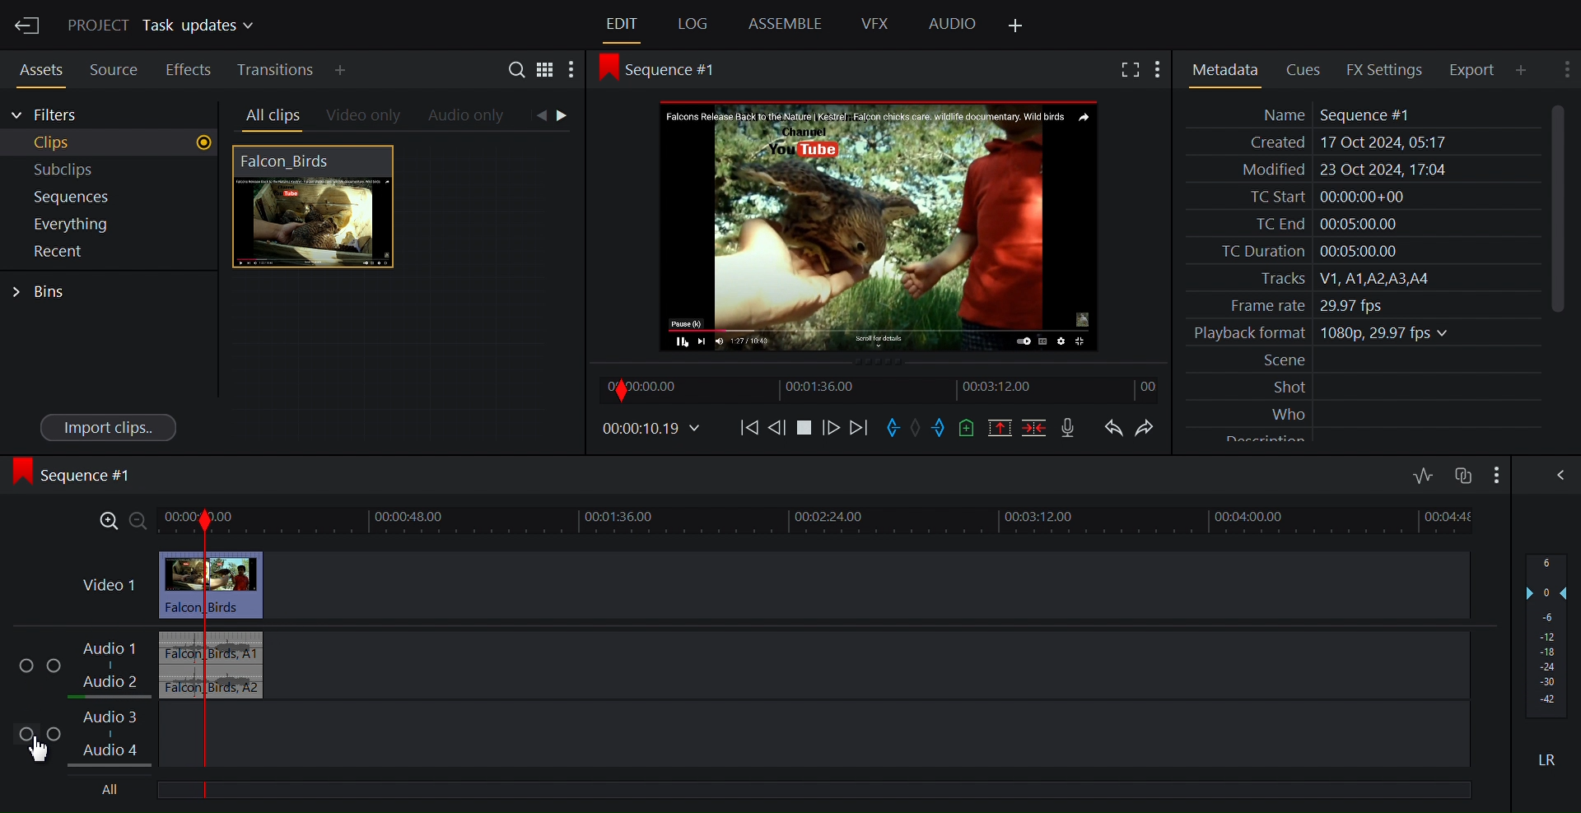 This screenshot has width=1581, height=813. Describe the element at coordinates (880, 225) in the screenshot. I see `Media viewer` at that location.